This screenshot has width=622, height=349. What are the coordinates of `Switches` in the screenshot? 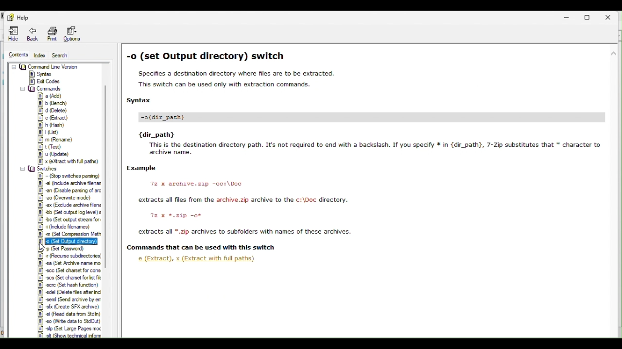 It's located at (41, 169).